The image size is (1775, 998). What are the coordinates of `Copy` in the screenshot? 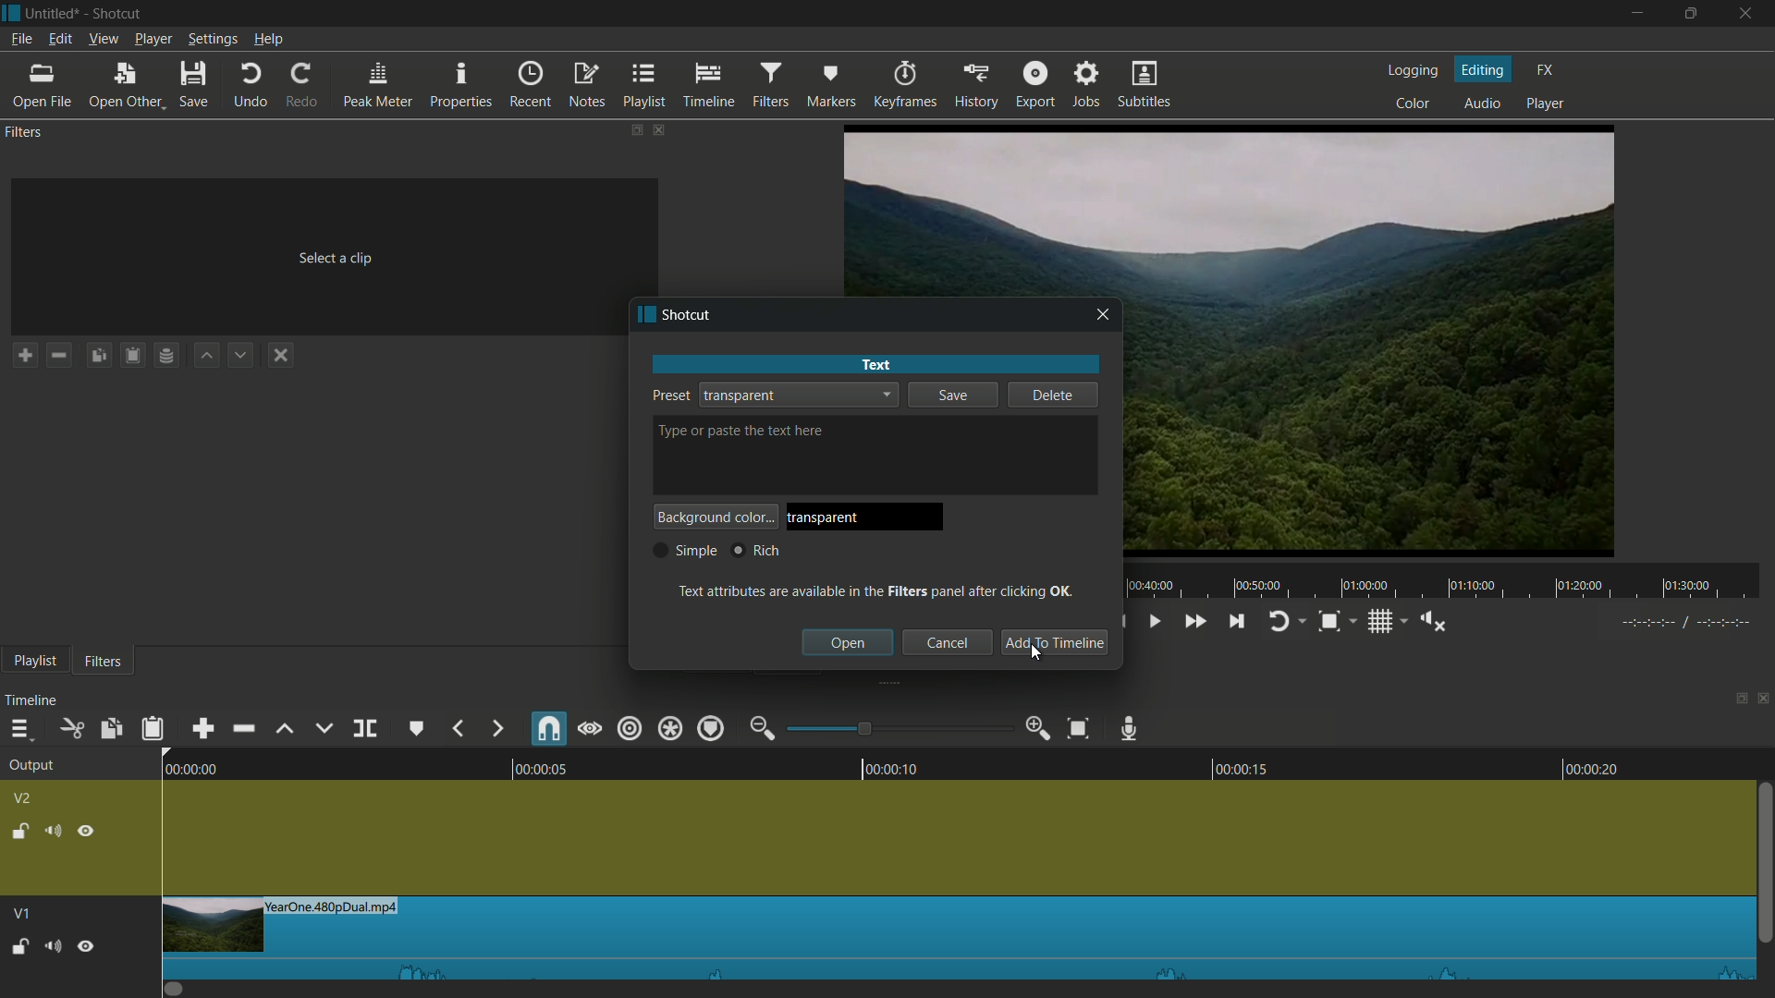 It's located at (98, 358).